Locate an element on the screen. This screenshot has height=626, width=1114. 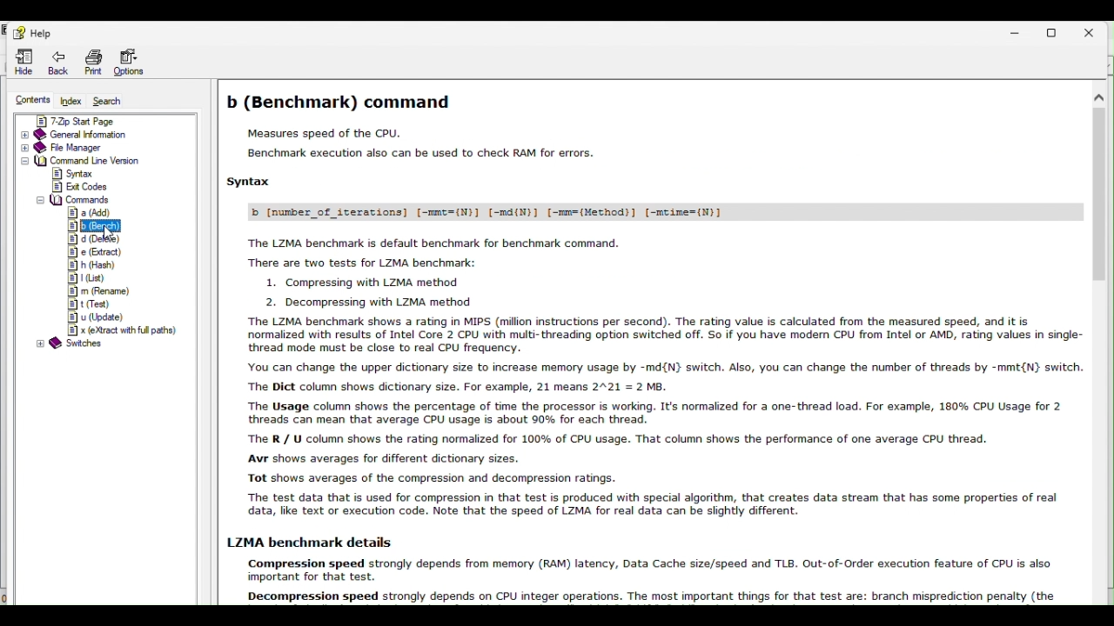
cursor is located at coordinates (111, 233).